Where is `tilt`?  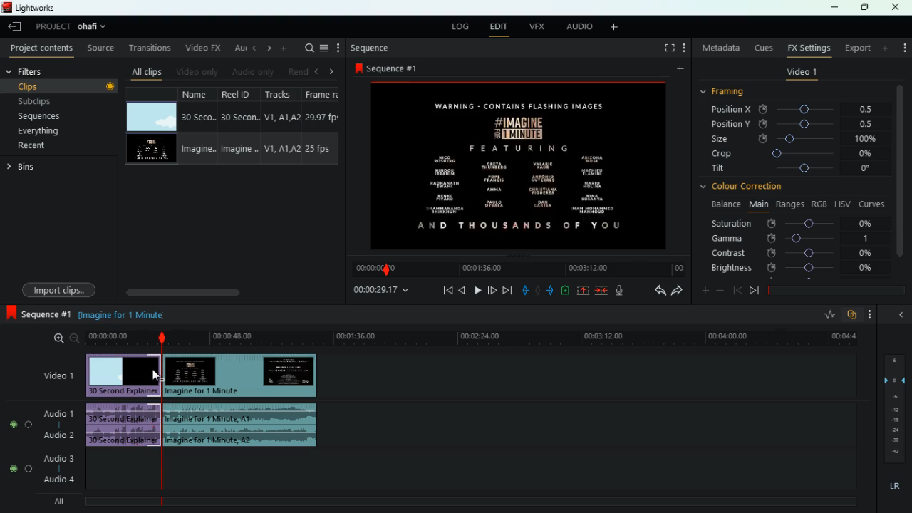 tilt is located at coordinates (793, 170).